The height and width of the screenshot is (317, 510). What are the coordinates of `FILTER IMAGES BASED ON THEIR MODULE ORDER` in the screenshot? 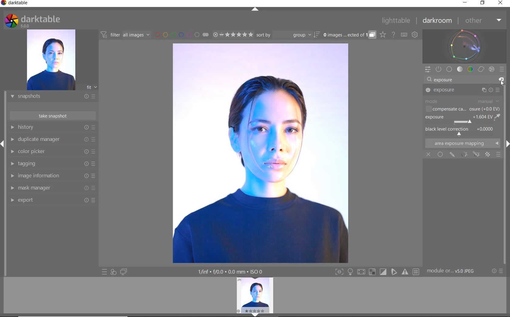 It's located at (125, 36).